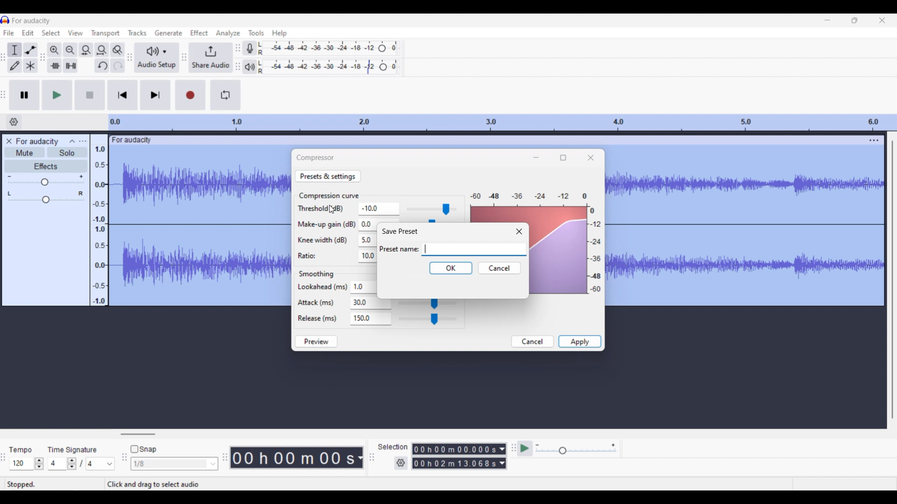  What do you see at coordinates (199, 33) in the screenshot?
I see `Effect` at bounding box center [199, 33].